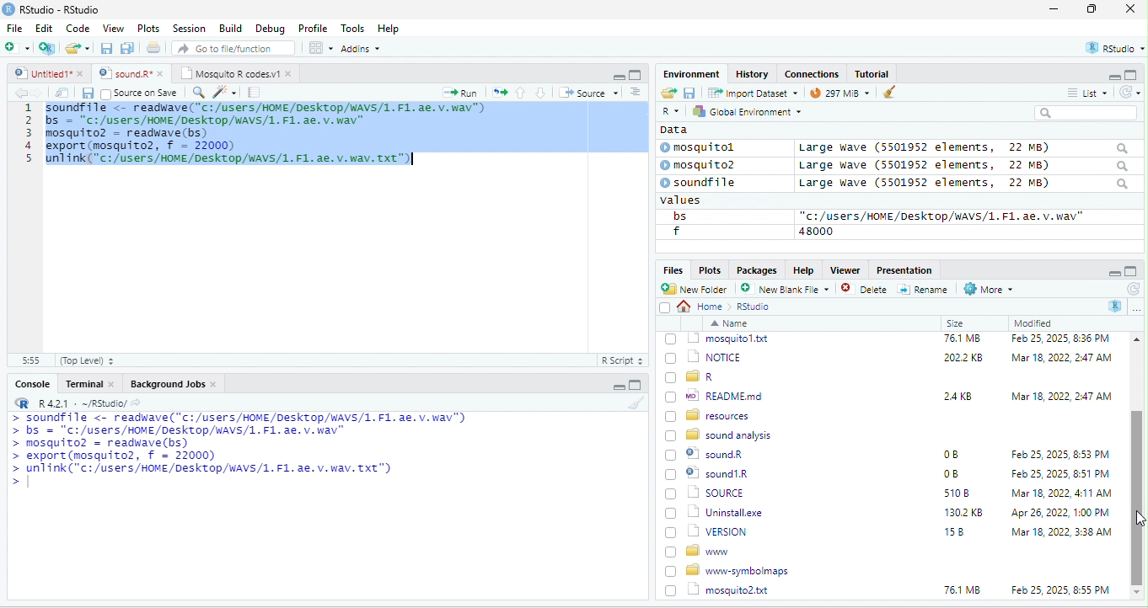 The height and width of the screenshot is (608, 1148). What do you see at coordinates (1084, 93) in the screenshot?
I see `= List ~` at bounding box center [1084, 93].